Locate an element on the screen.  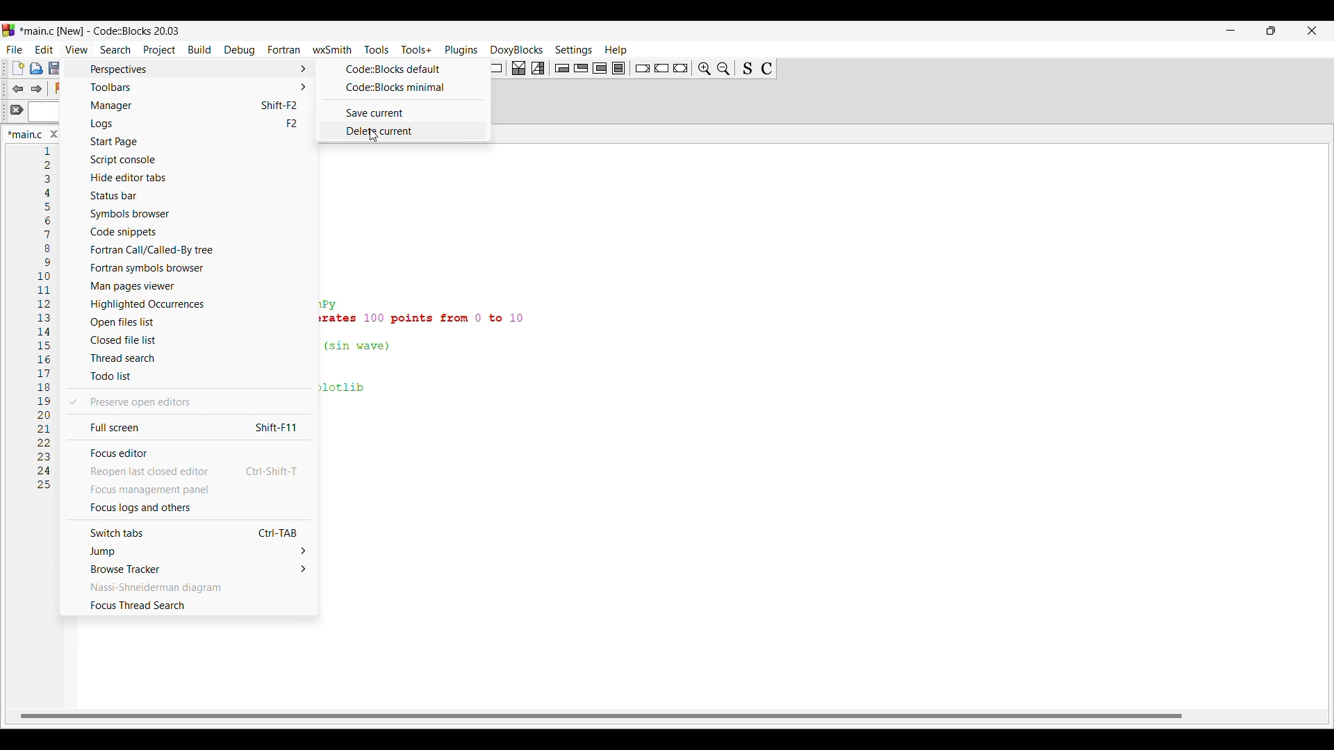
Instruction is located at coordinates (493, 68).